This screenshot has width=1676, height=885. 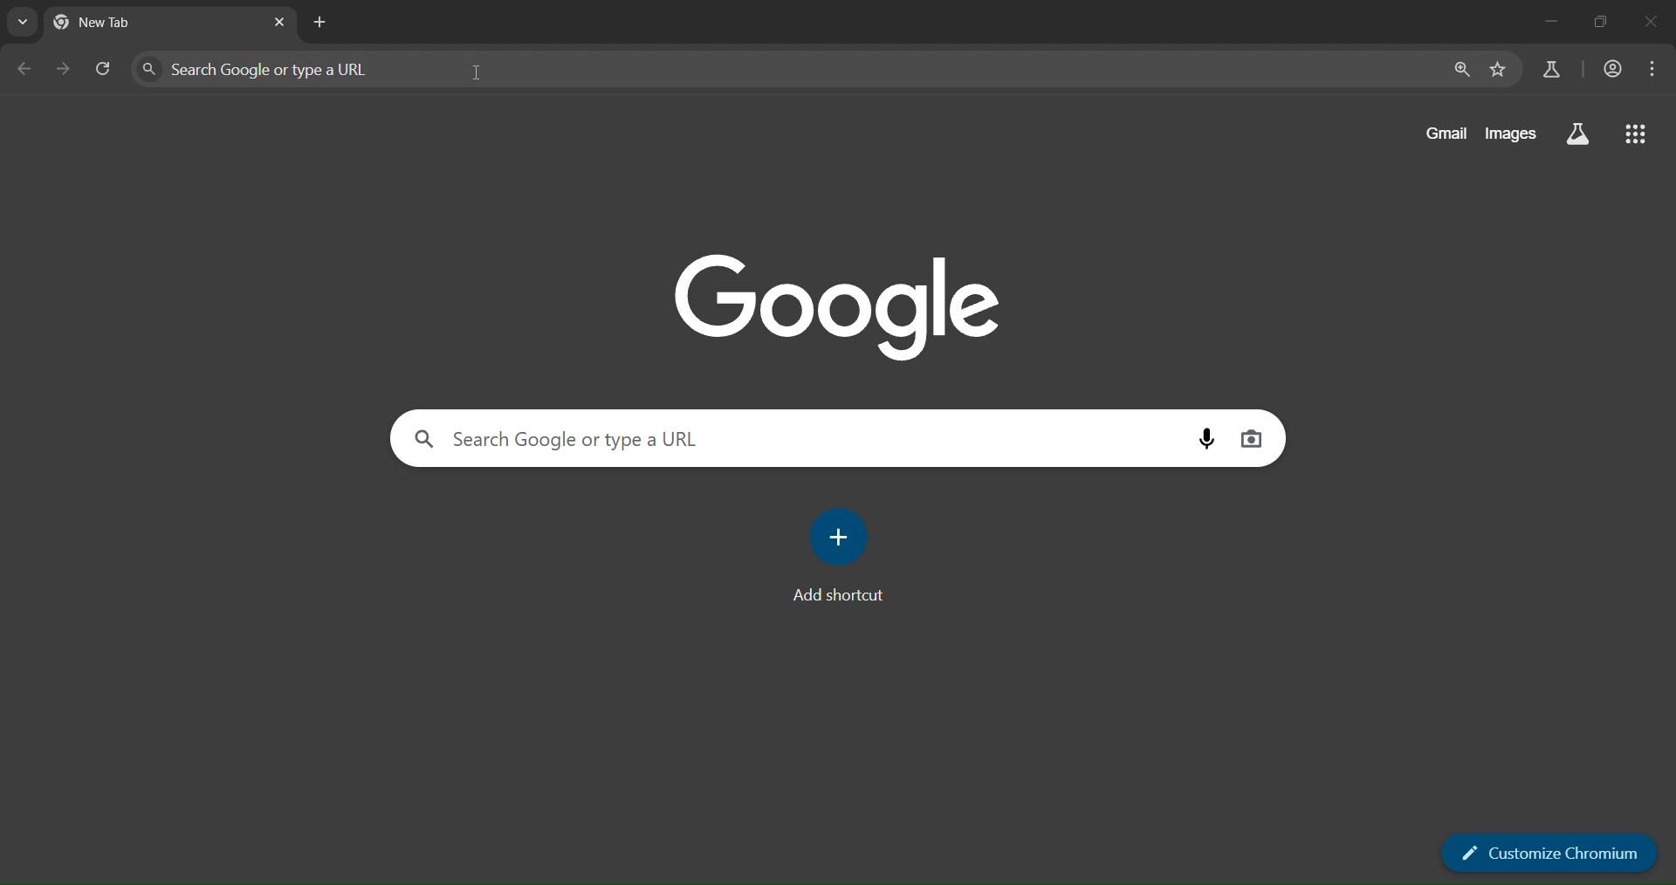 What do you see at coordinates (255, 69) in the screenshot?
I see `Search Google or type a URL` at bounding box center [255, 69].